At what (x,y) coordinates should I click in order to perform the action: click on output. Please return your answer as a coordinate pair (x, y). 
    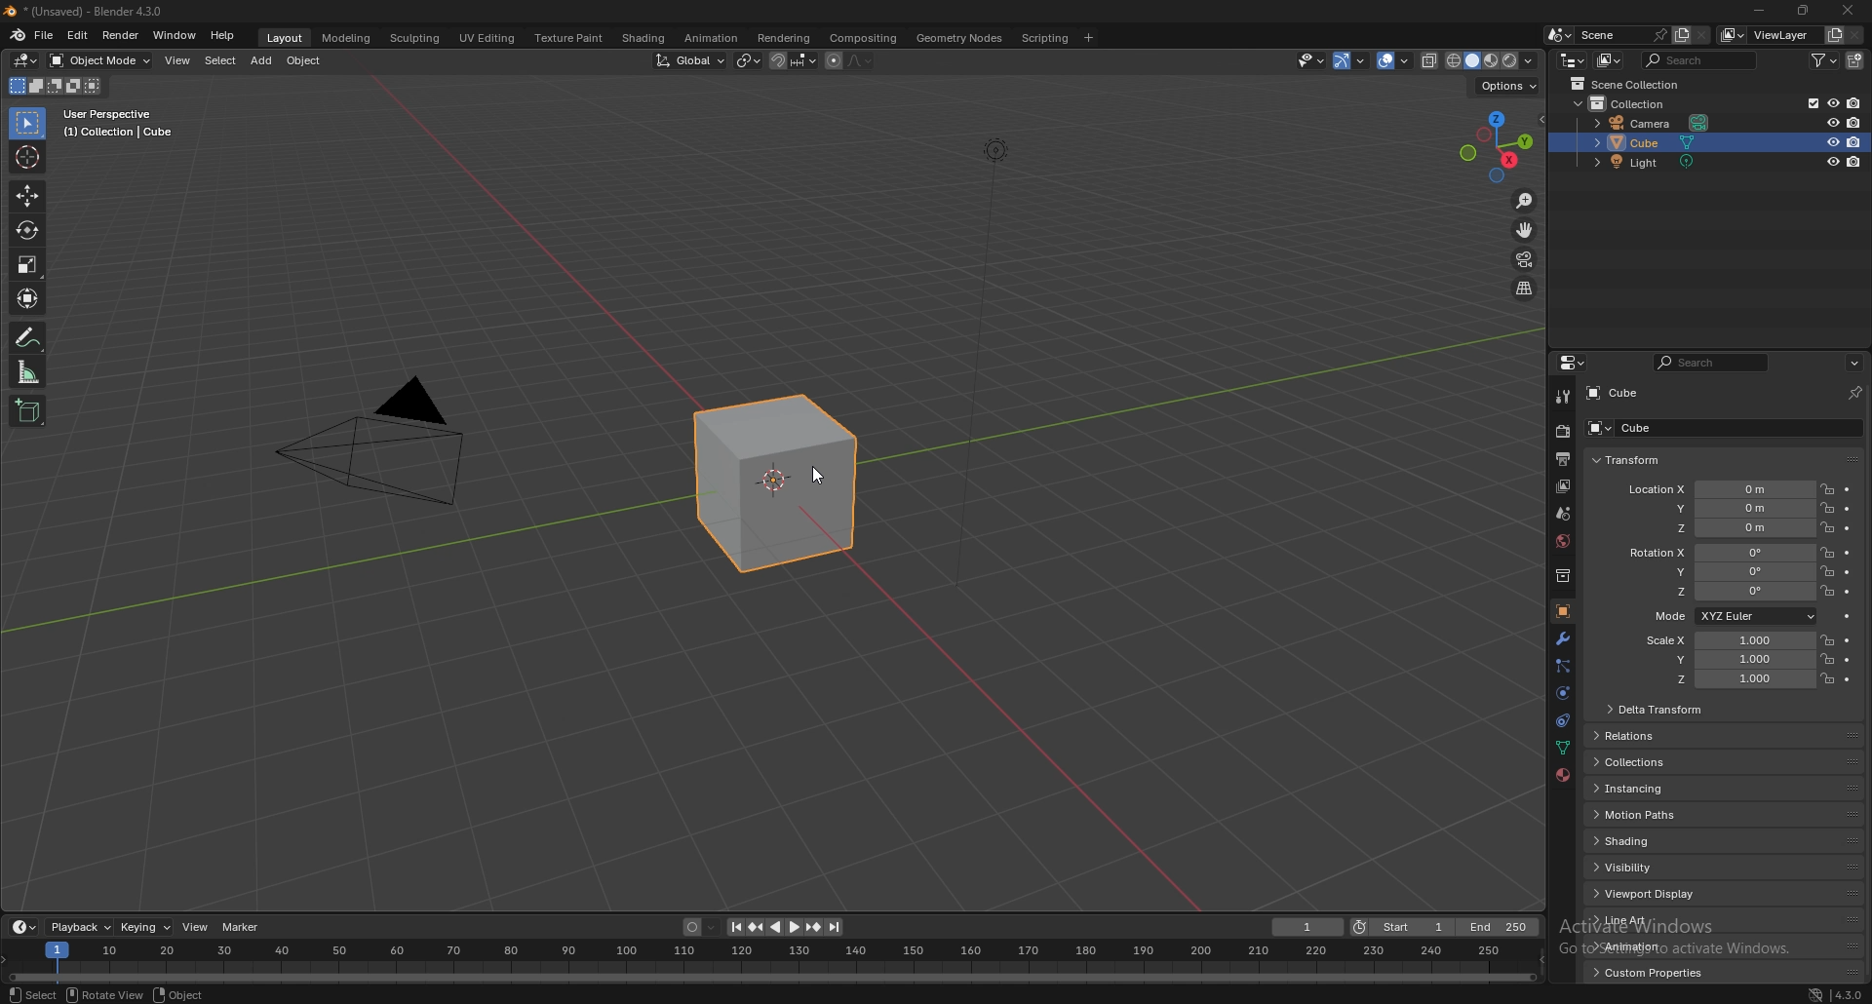
    Looking at the image, I should click on (1563, 459).